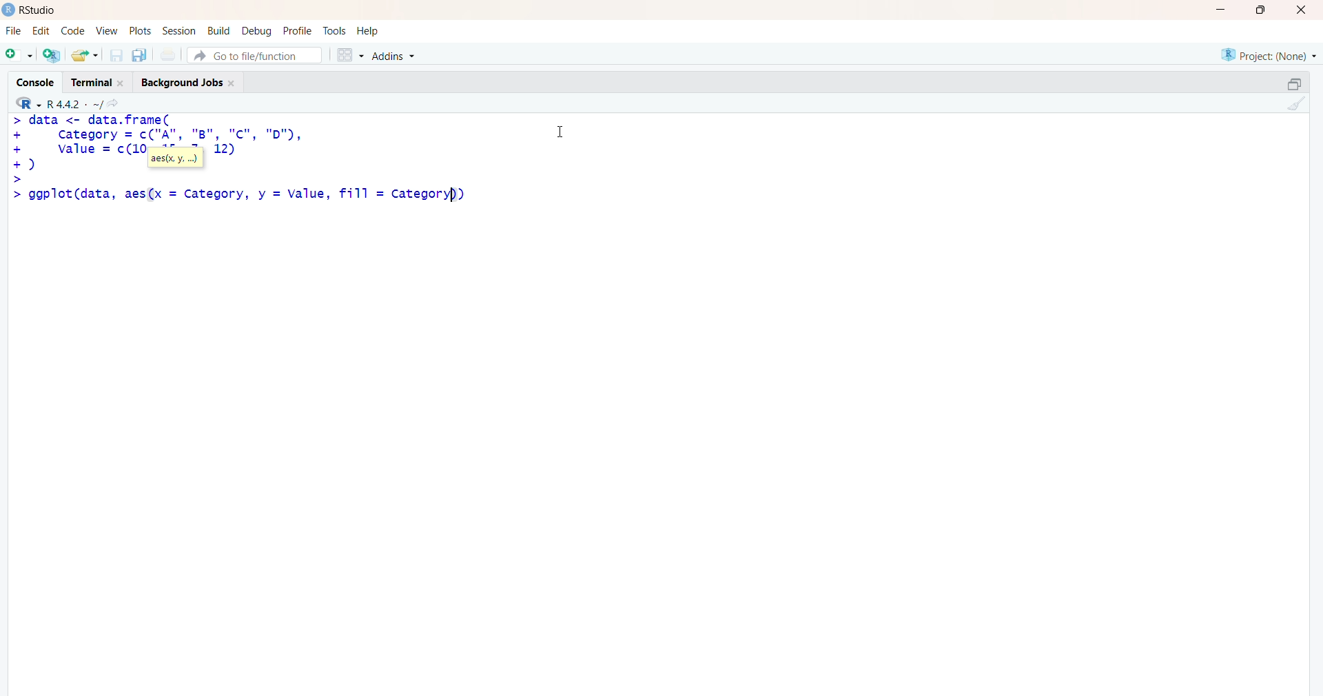 Image resolution: width=1323 pixels, height=696 pixels. Describe the element at coordinates (1294, 103) in the screenshot. I see `clear console` at that location.